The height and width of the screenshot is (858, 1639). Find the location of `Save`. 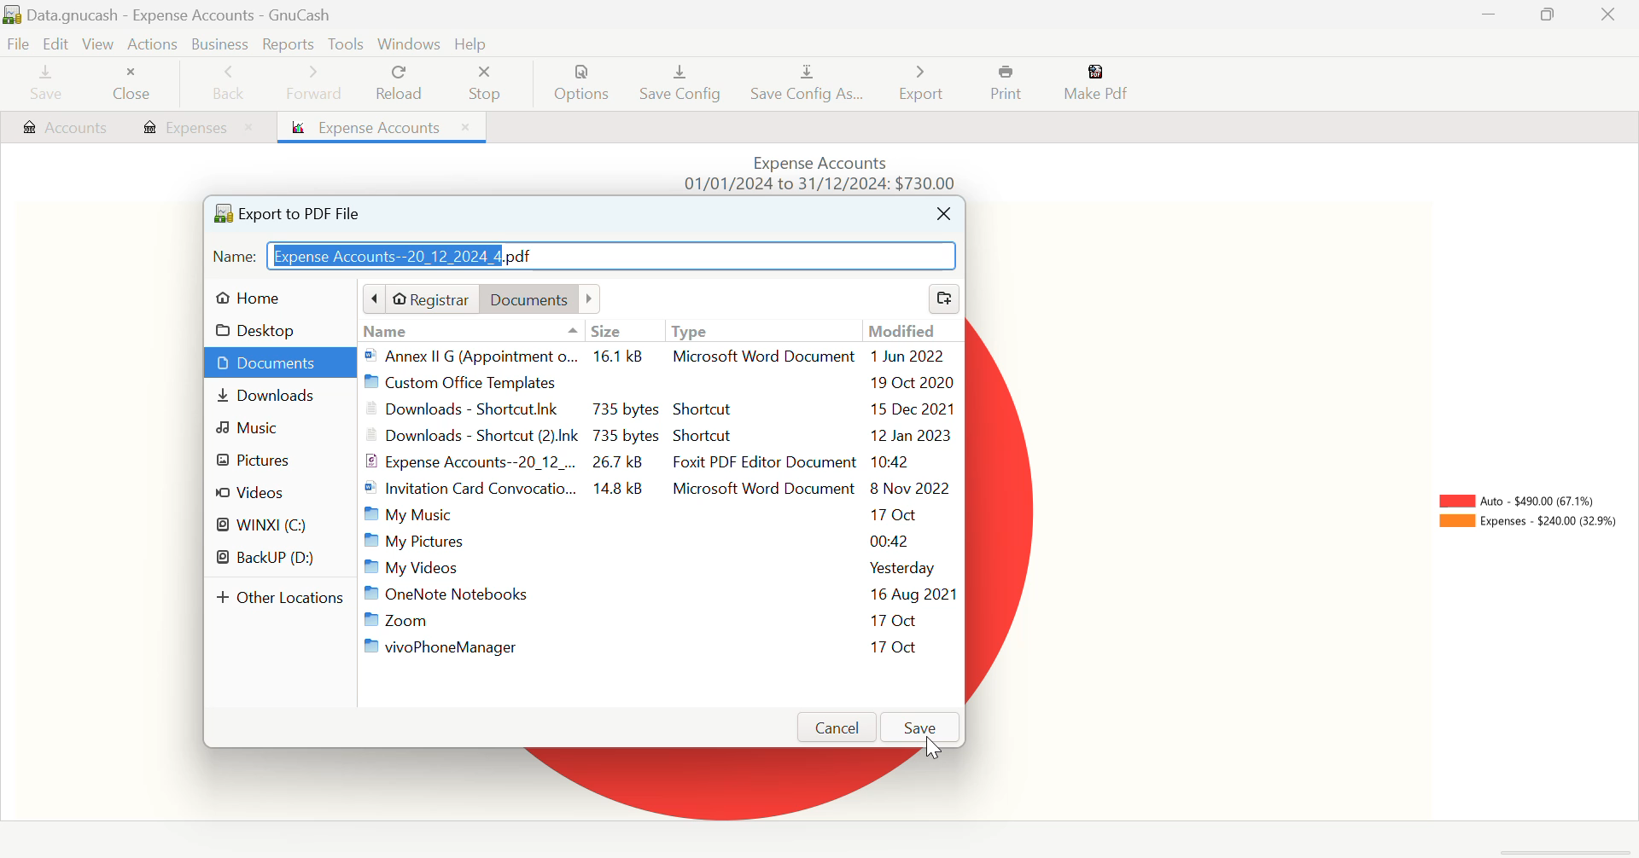

Save is located at coordinates (922, 727).